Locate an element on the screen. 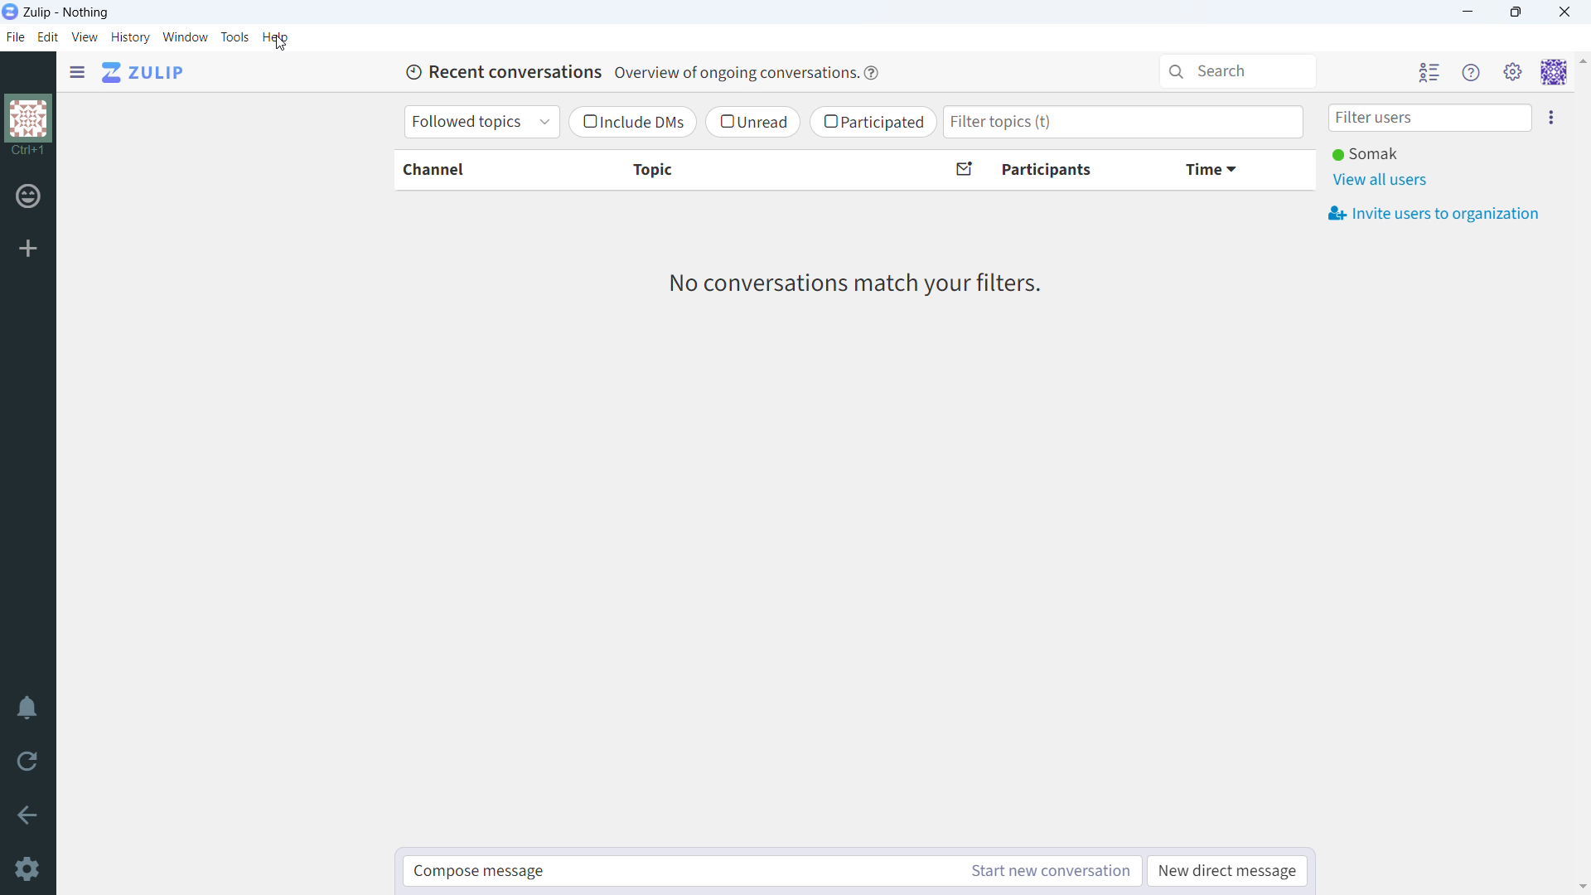  history is located at coordinates (131, 38).